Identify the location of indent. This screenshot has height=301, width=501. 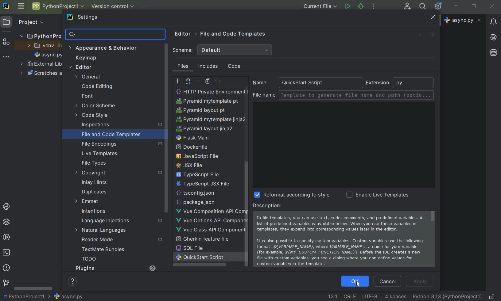
(395, 297).